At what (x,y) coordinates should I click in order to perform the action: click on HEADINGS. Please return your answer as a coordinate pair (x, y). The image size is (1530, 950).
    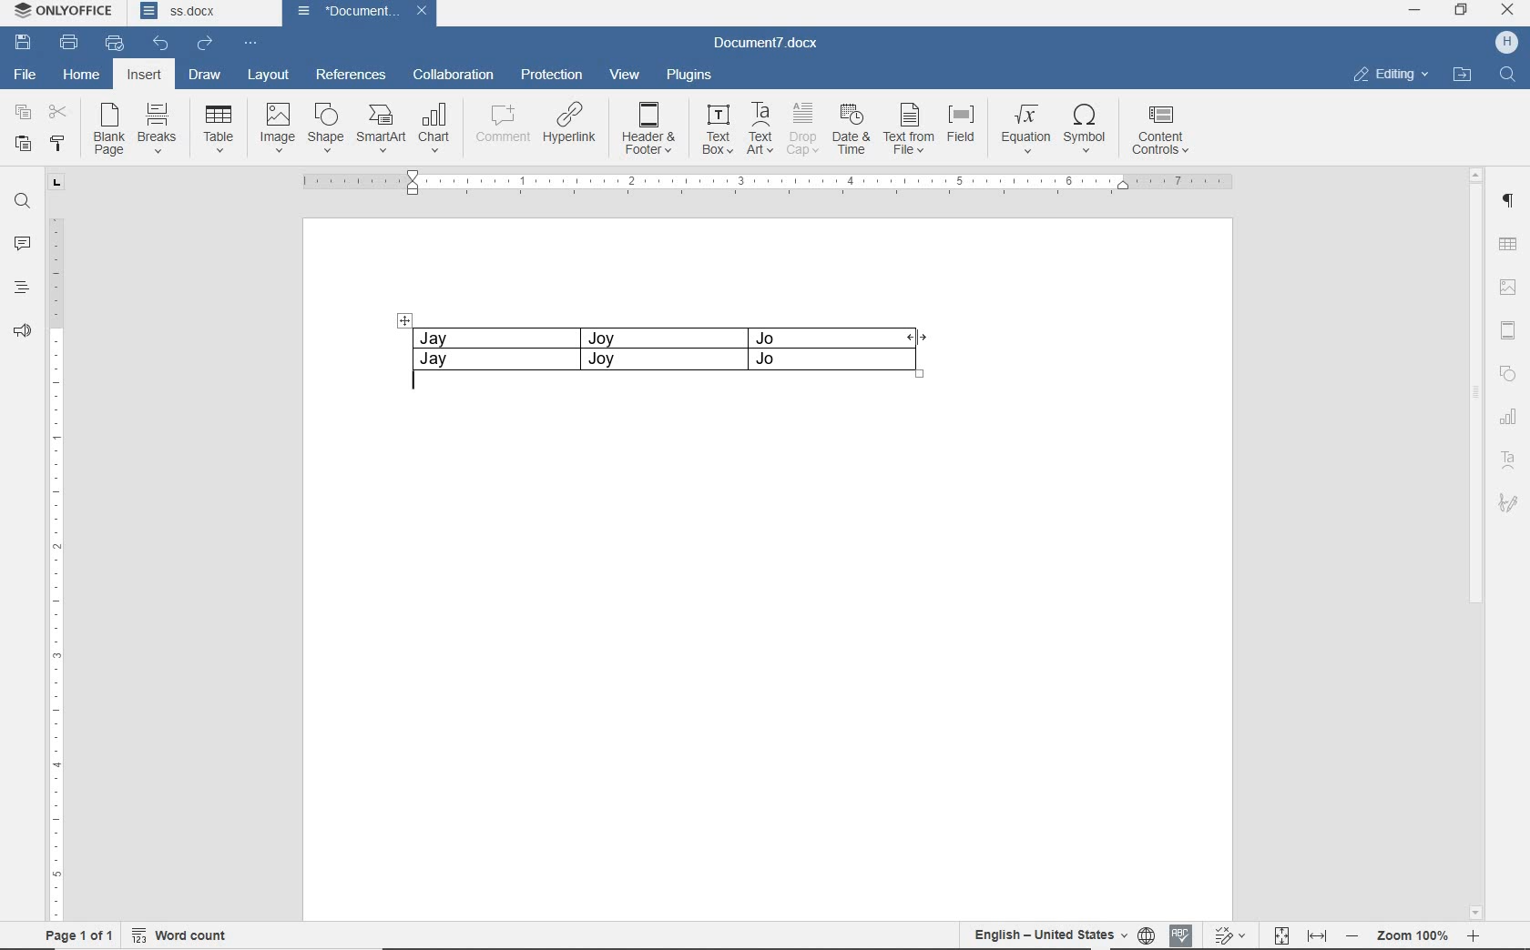
    Looking at the image, I should click on (21, 289).